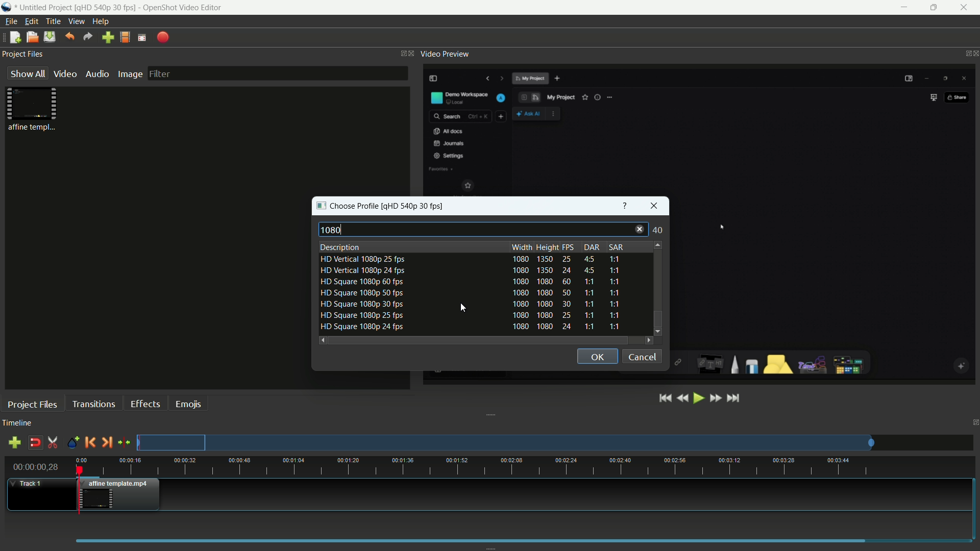 The image size is (980, 551). Describe the element at coordinates (333, 230) in the screenshot. I see `1080` at that location.